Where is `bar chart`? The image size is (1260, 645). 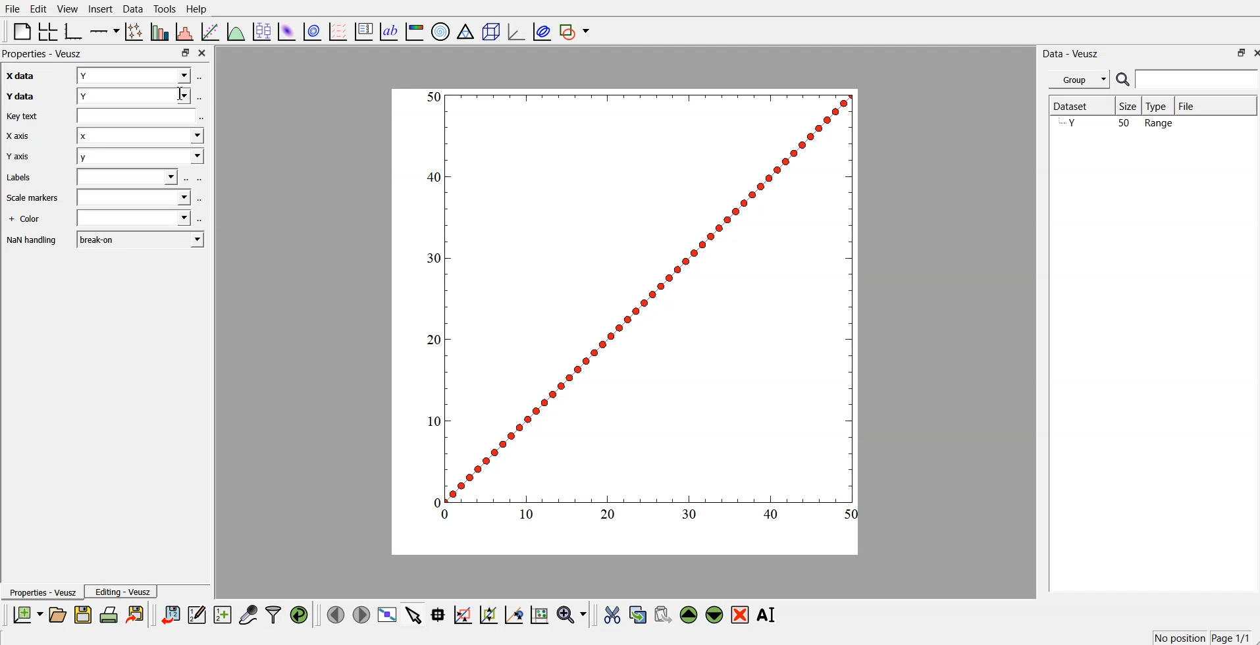
bar chart is located at coordinates (161, 30).